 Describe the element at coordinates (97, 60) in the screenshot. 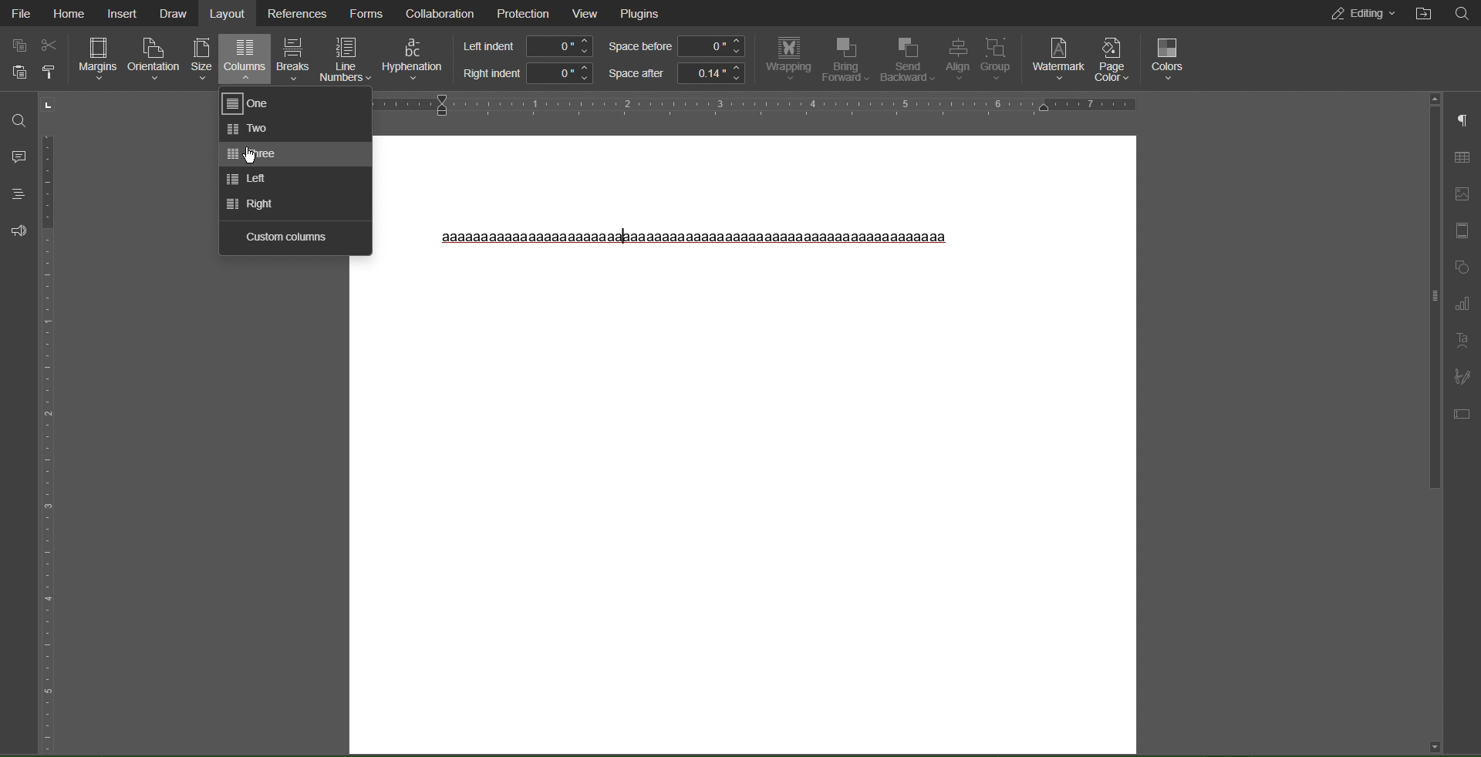

I see `Margins` at that location.